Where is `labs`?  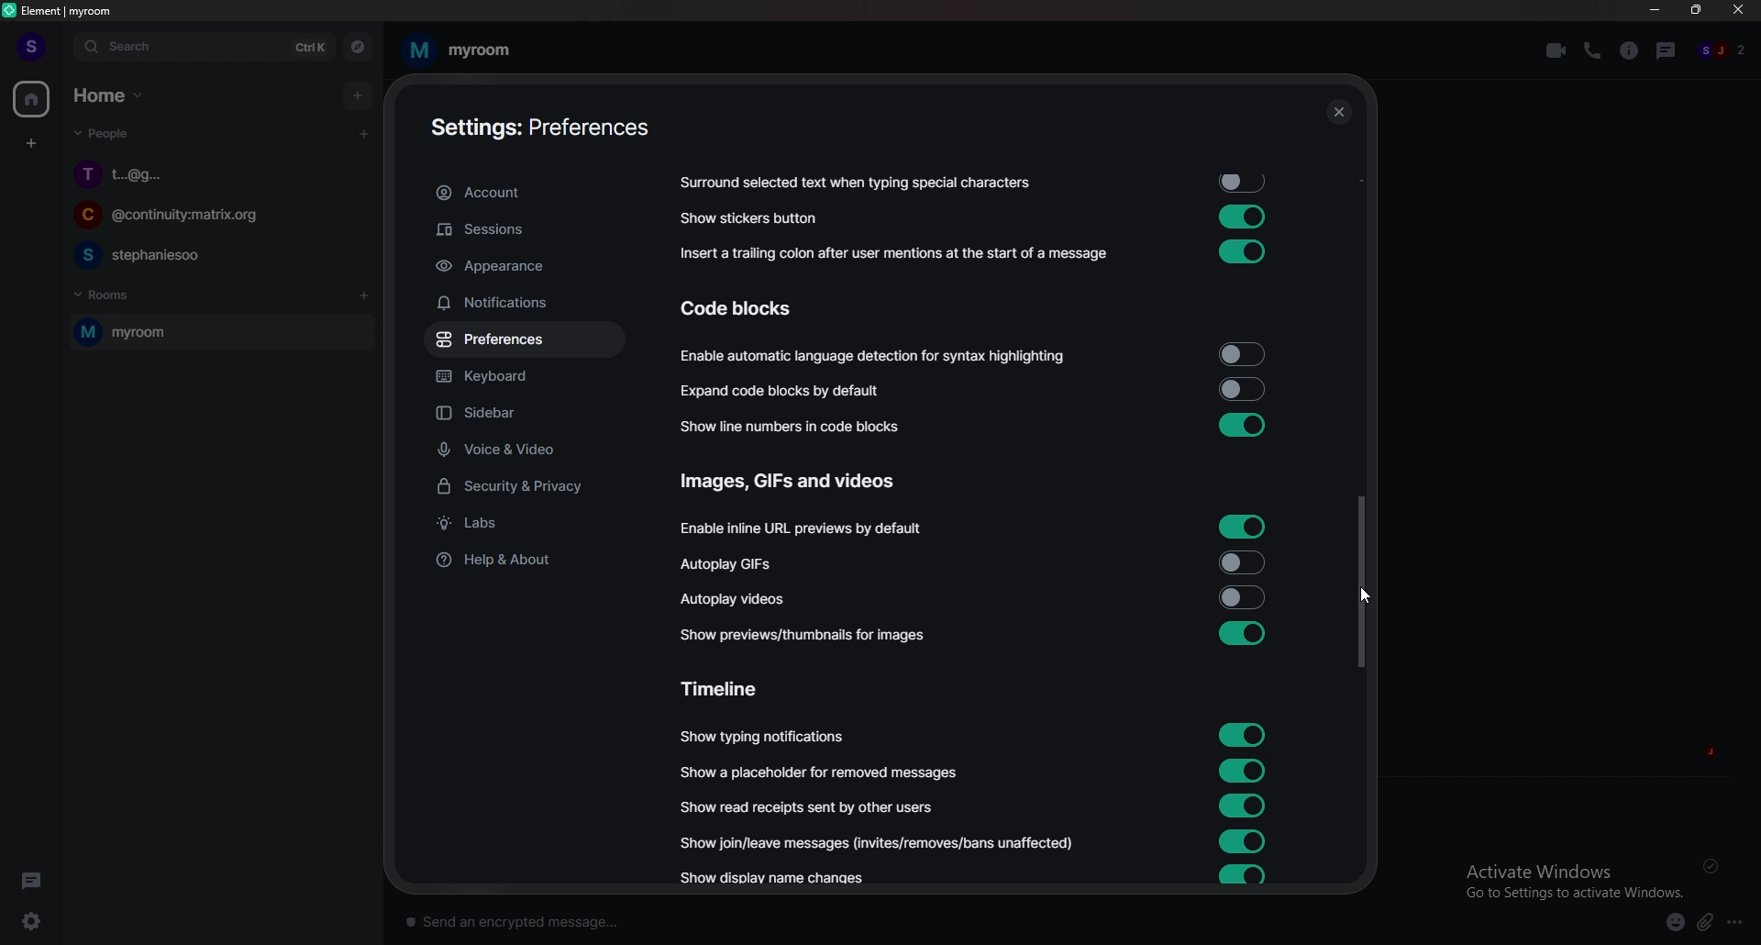 labs is located at coordinates (526, 525).